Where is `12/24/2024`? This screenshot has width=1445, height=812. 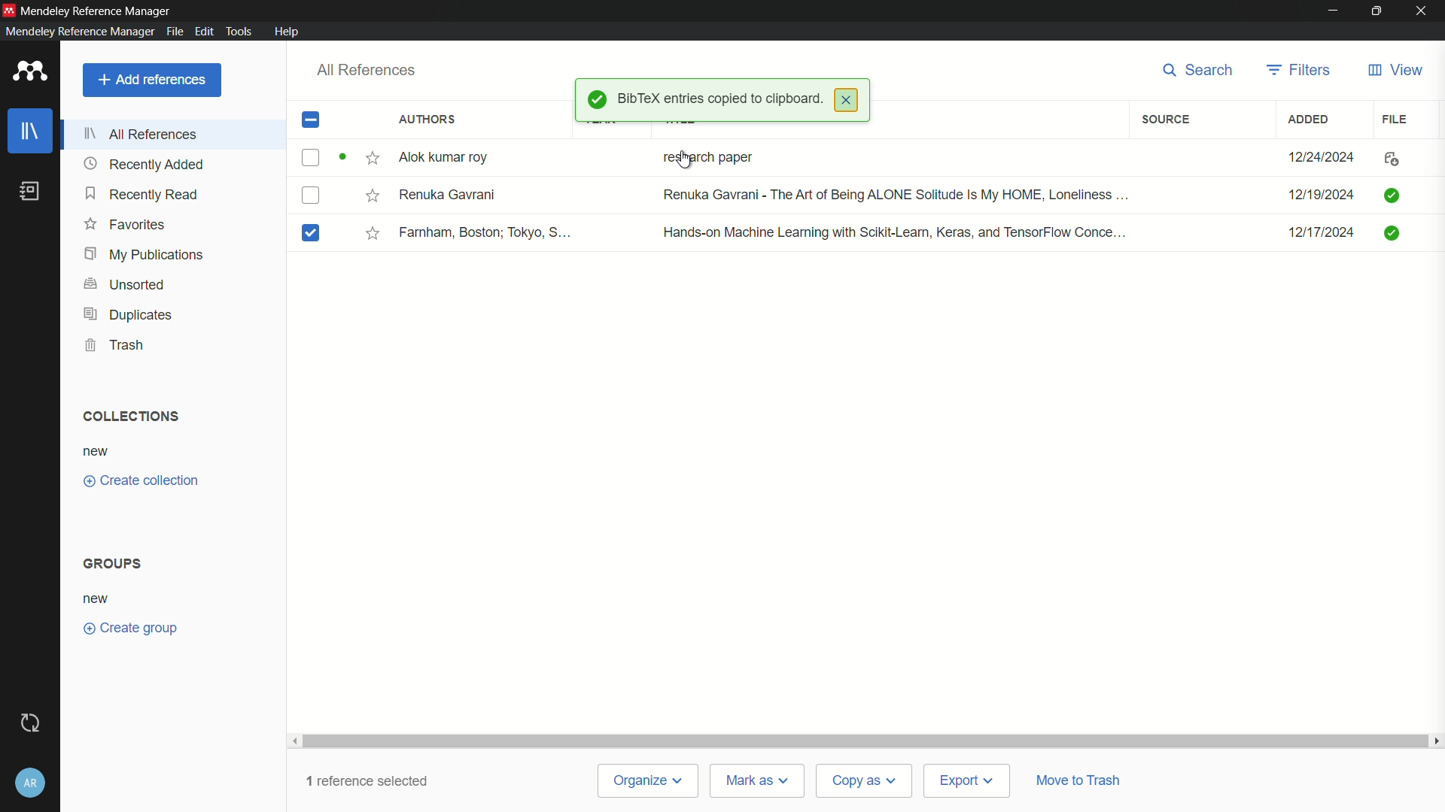
12/24/2024 is located at coordinates (1316, 154).